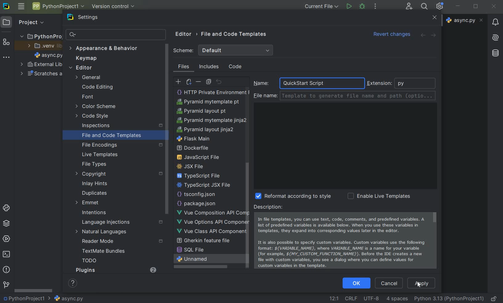 This screenshot has width=503, height=303. Describe the element at coordinates (93, 203) in the screenshot. I see `emmet` at that location.